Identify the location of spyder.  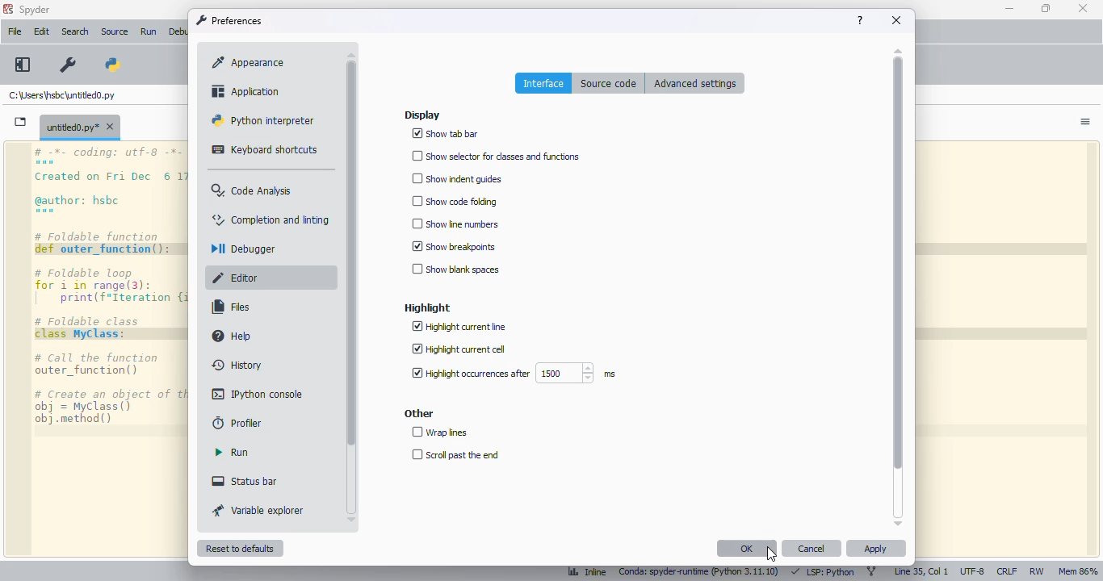
(35, 10).